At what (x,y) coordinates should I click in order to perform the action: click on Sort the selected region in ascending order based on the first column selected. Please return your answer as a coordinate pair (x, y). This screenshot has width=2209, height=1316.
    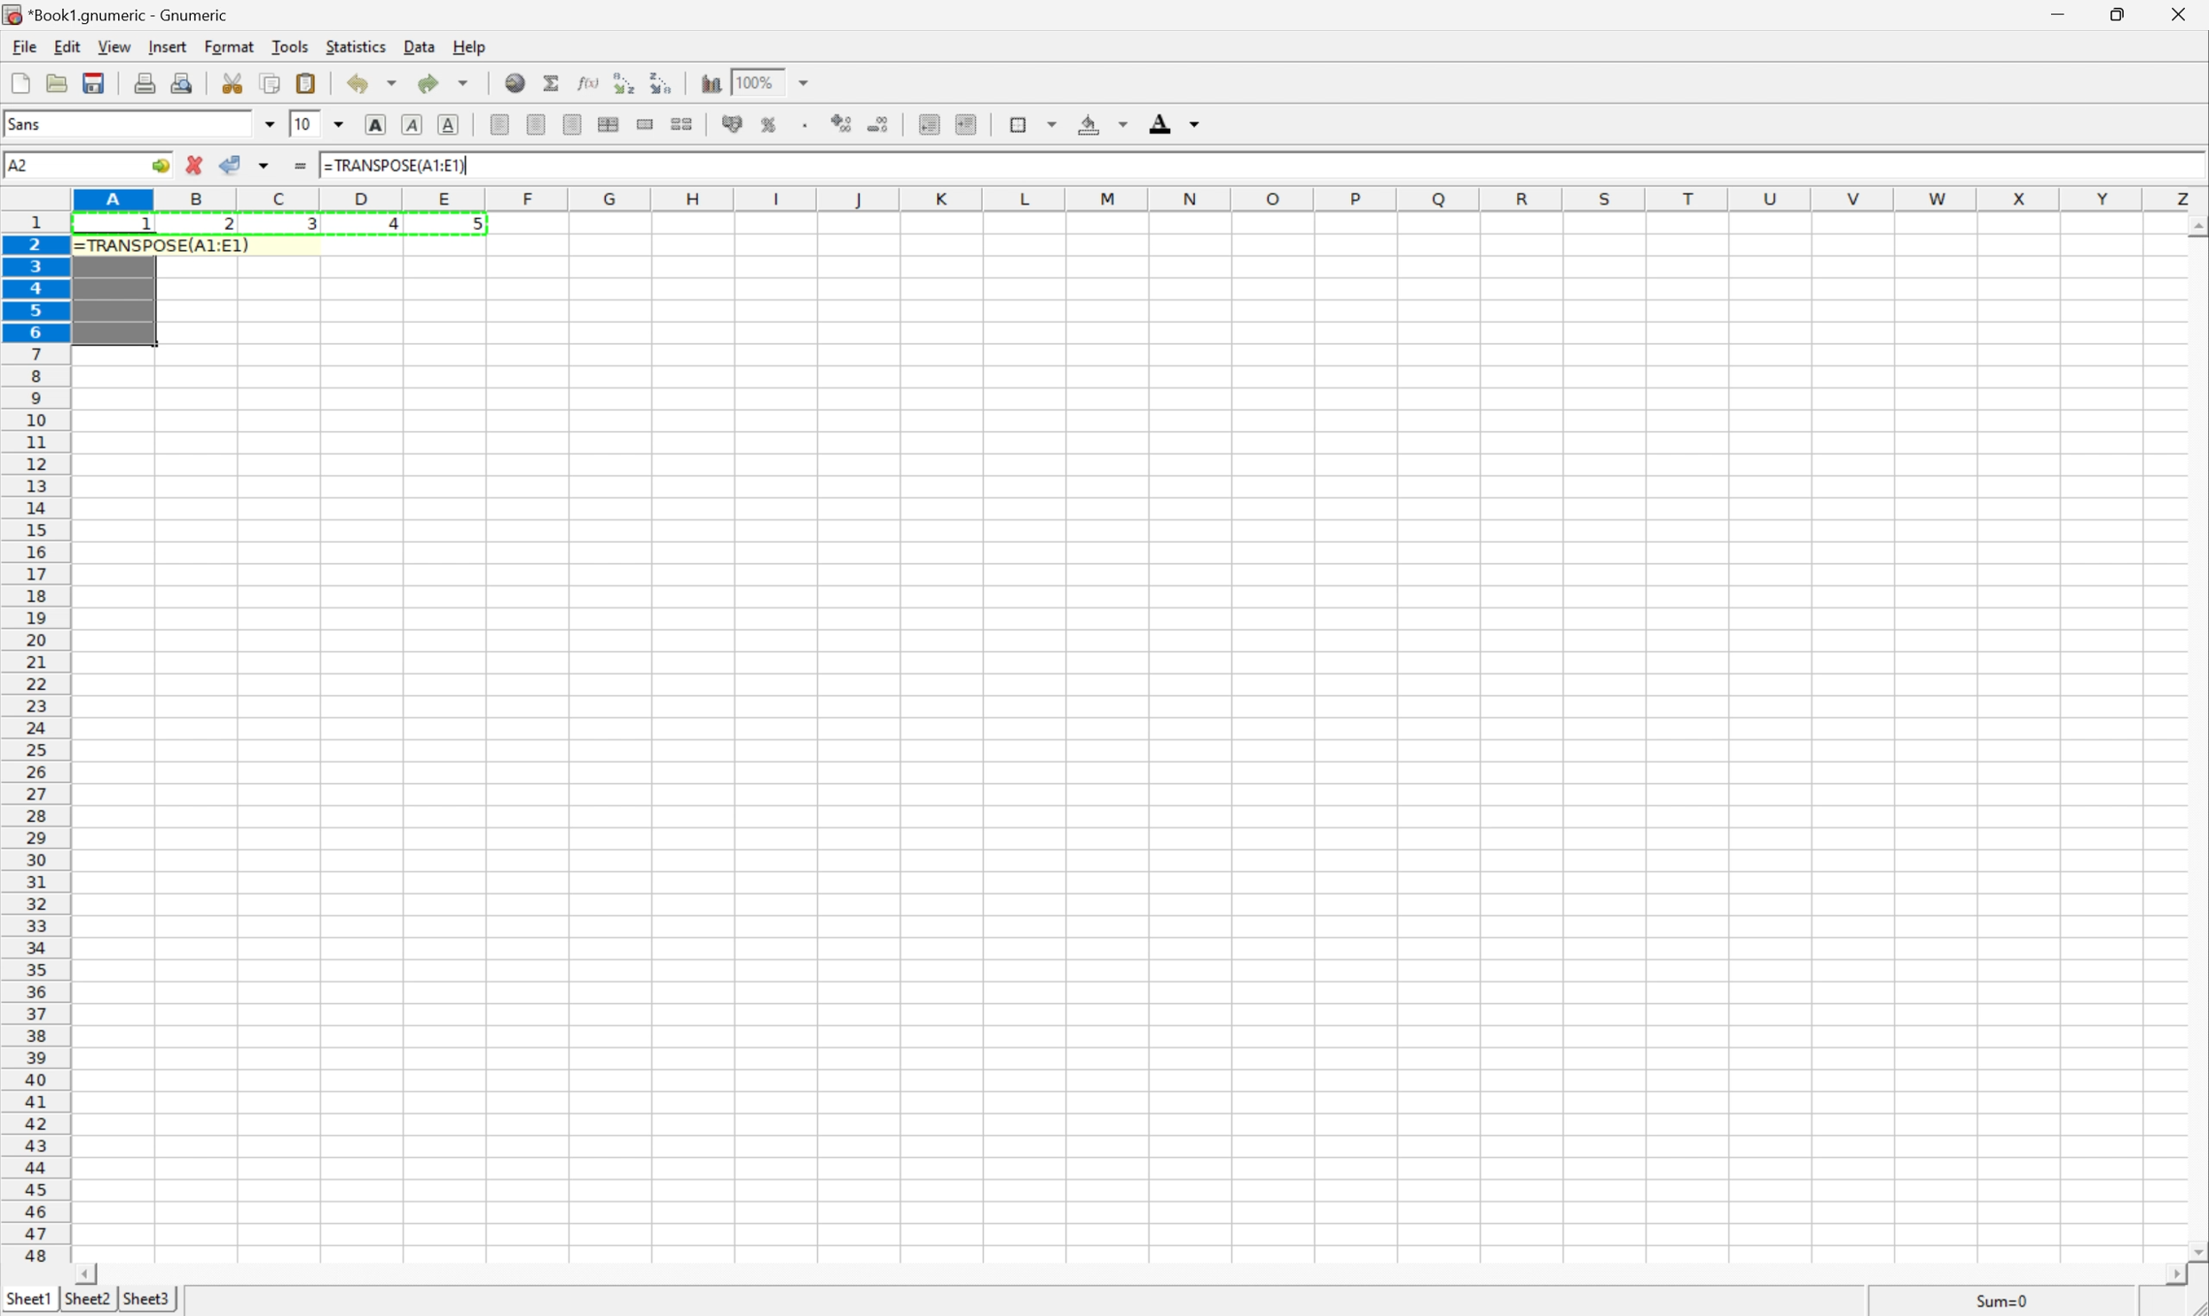
    Looking at the image, I should click on (625, 80).